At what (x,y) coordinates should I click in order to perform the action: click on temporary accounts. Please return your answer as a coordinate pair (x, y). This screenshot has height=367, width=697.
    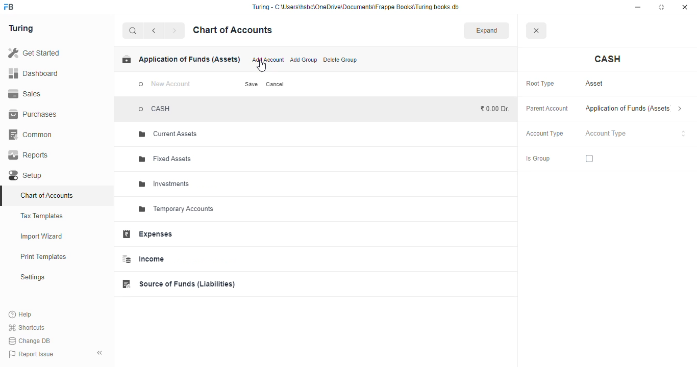
    Looking at the image, I should click on (176, 209).